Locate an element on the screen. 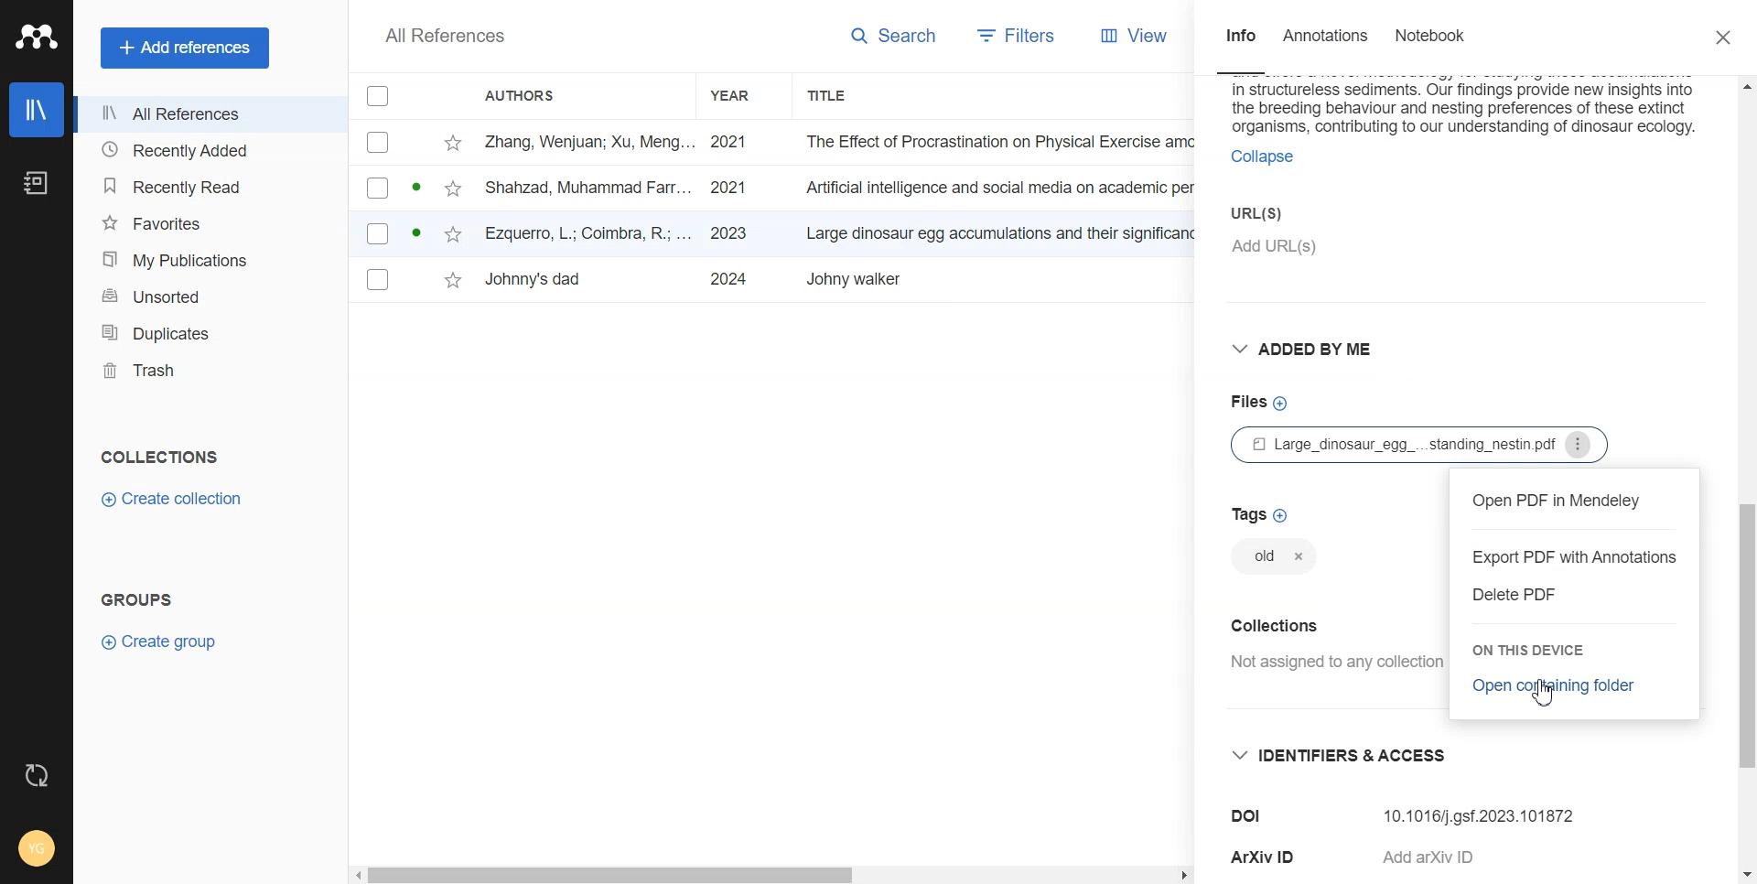  Open containing folder is located at coordinates (1558, 685).